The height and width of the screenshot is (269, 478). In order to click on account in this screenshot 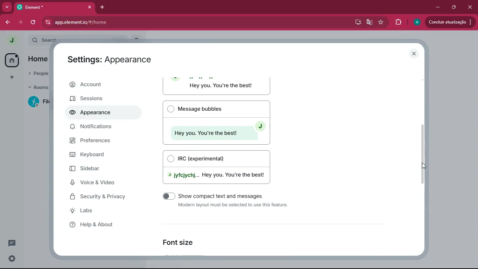, I will do `click(100, 85)`.